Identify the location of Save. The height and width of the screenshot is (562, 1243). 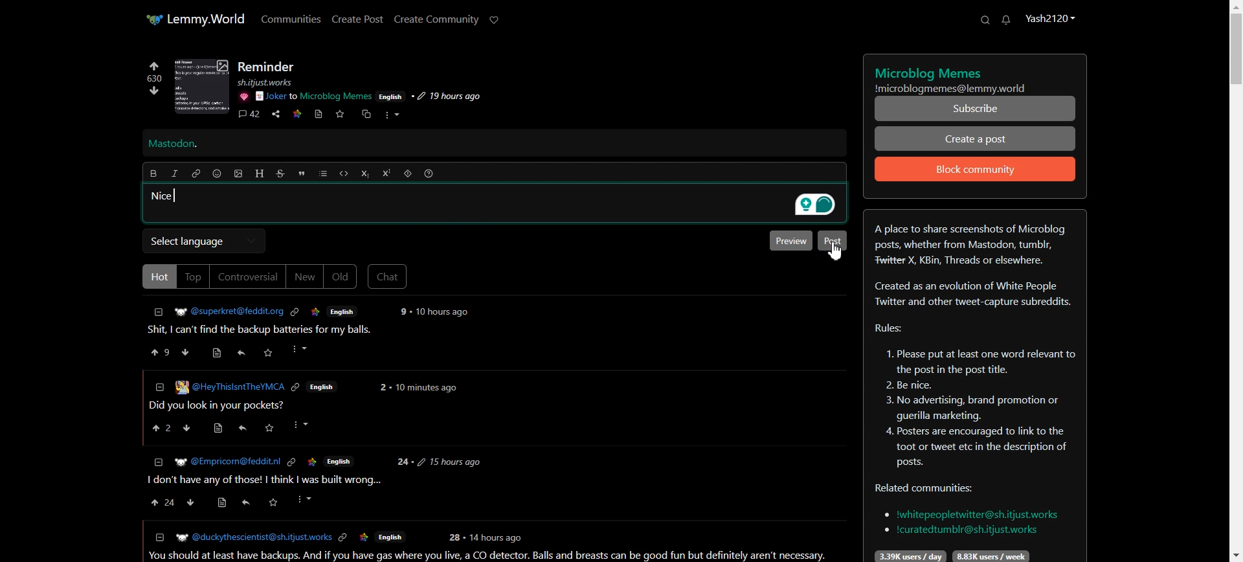
(339, 114).